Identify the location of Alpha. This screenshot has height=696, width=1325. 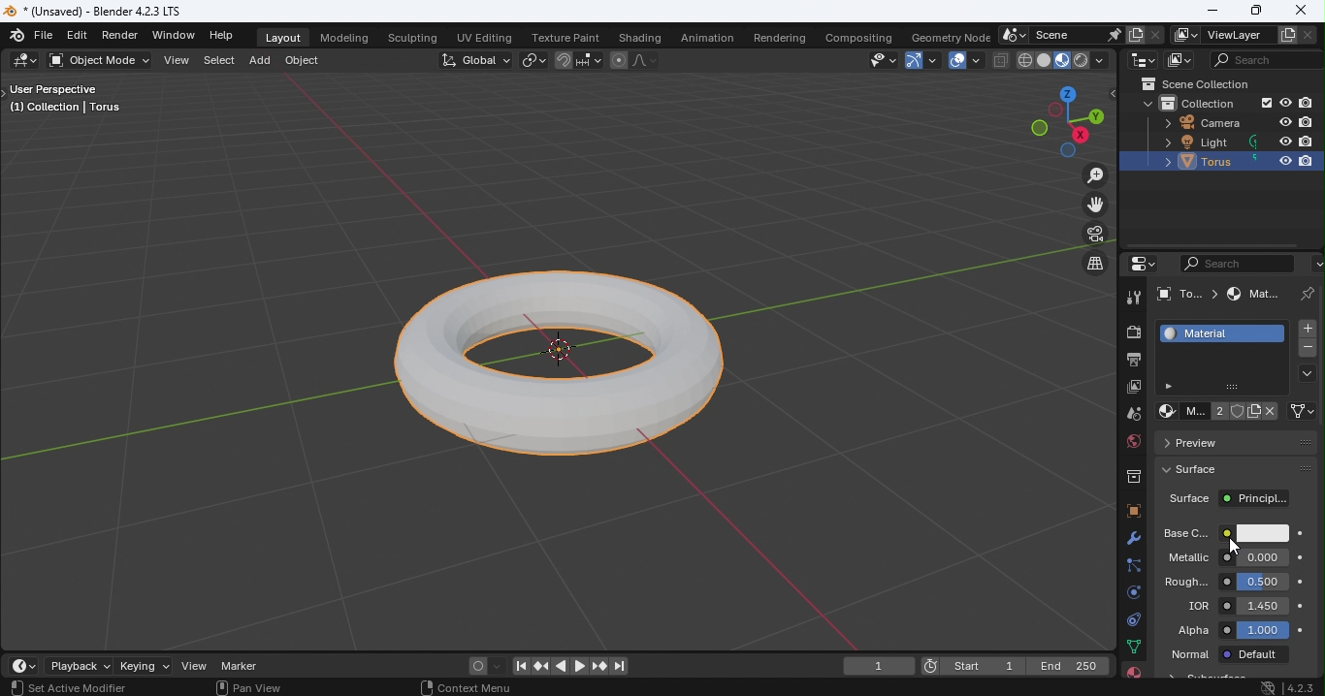
(1228, 631).